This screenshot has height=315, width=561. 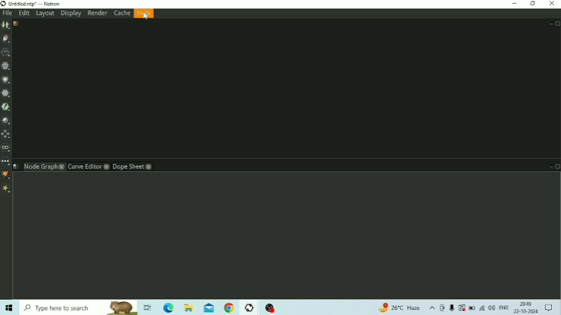 I want to click on Mail, so click(x=209, y=307).